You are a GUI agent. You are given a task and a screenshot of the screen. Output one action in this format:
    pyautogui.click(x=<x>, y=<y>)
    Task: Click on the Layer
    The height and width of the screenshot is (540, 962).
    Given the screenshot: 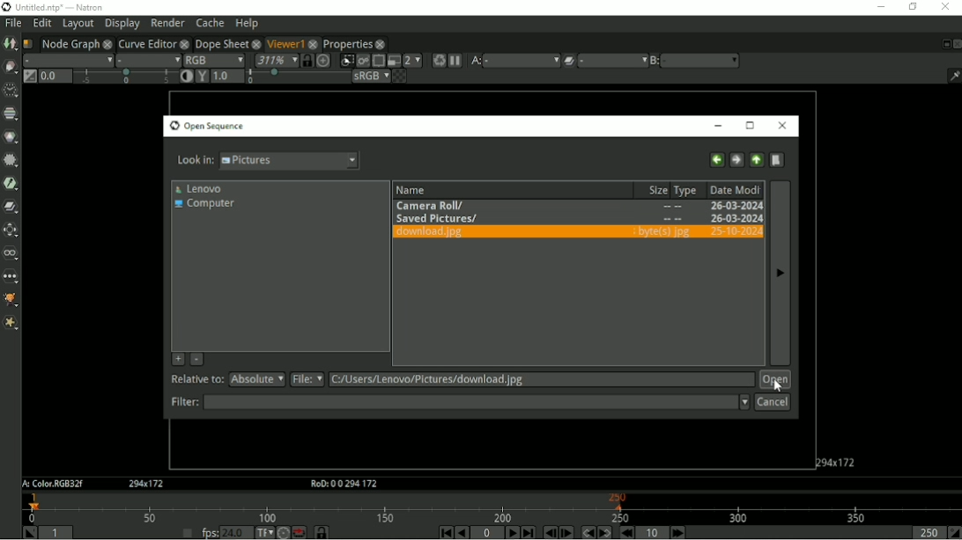 What is the action you would take?
    pyautogui.click(x=67, y=60)
    